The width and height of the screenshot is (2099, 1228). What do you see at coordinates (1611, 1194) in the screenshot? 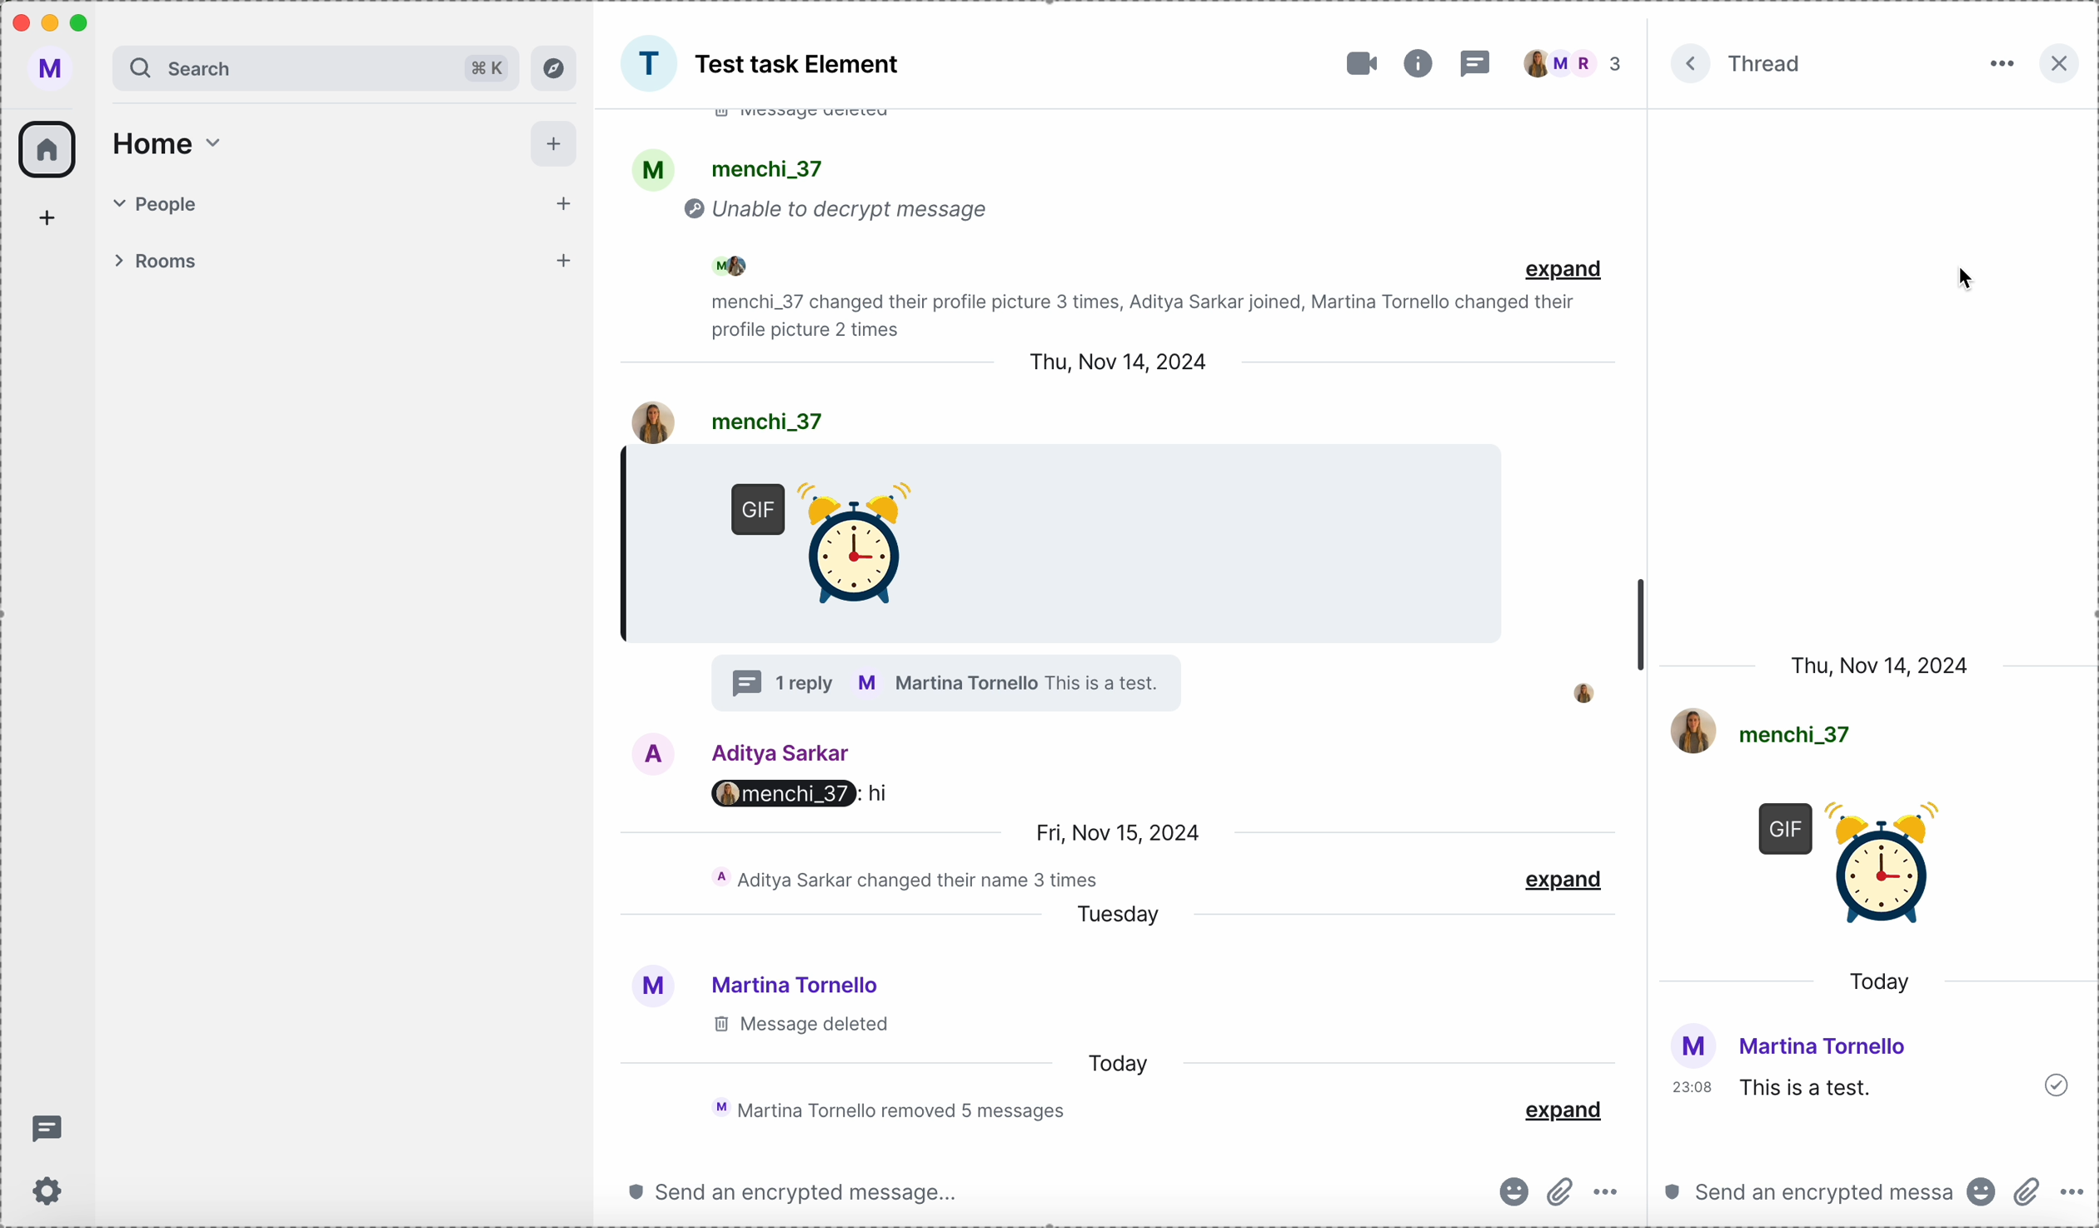
I see `more options` at bounding box center [1611, 1194].